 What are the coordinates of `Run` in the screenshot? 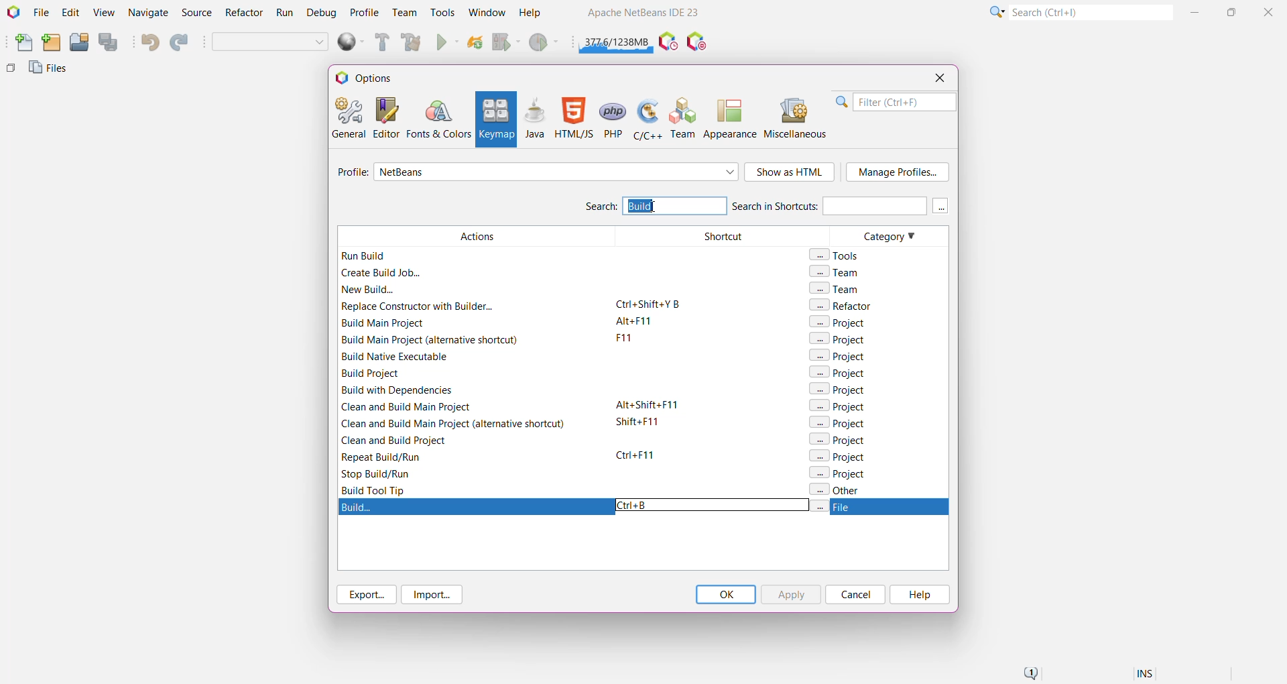 It's located at (285, 15).